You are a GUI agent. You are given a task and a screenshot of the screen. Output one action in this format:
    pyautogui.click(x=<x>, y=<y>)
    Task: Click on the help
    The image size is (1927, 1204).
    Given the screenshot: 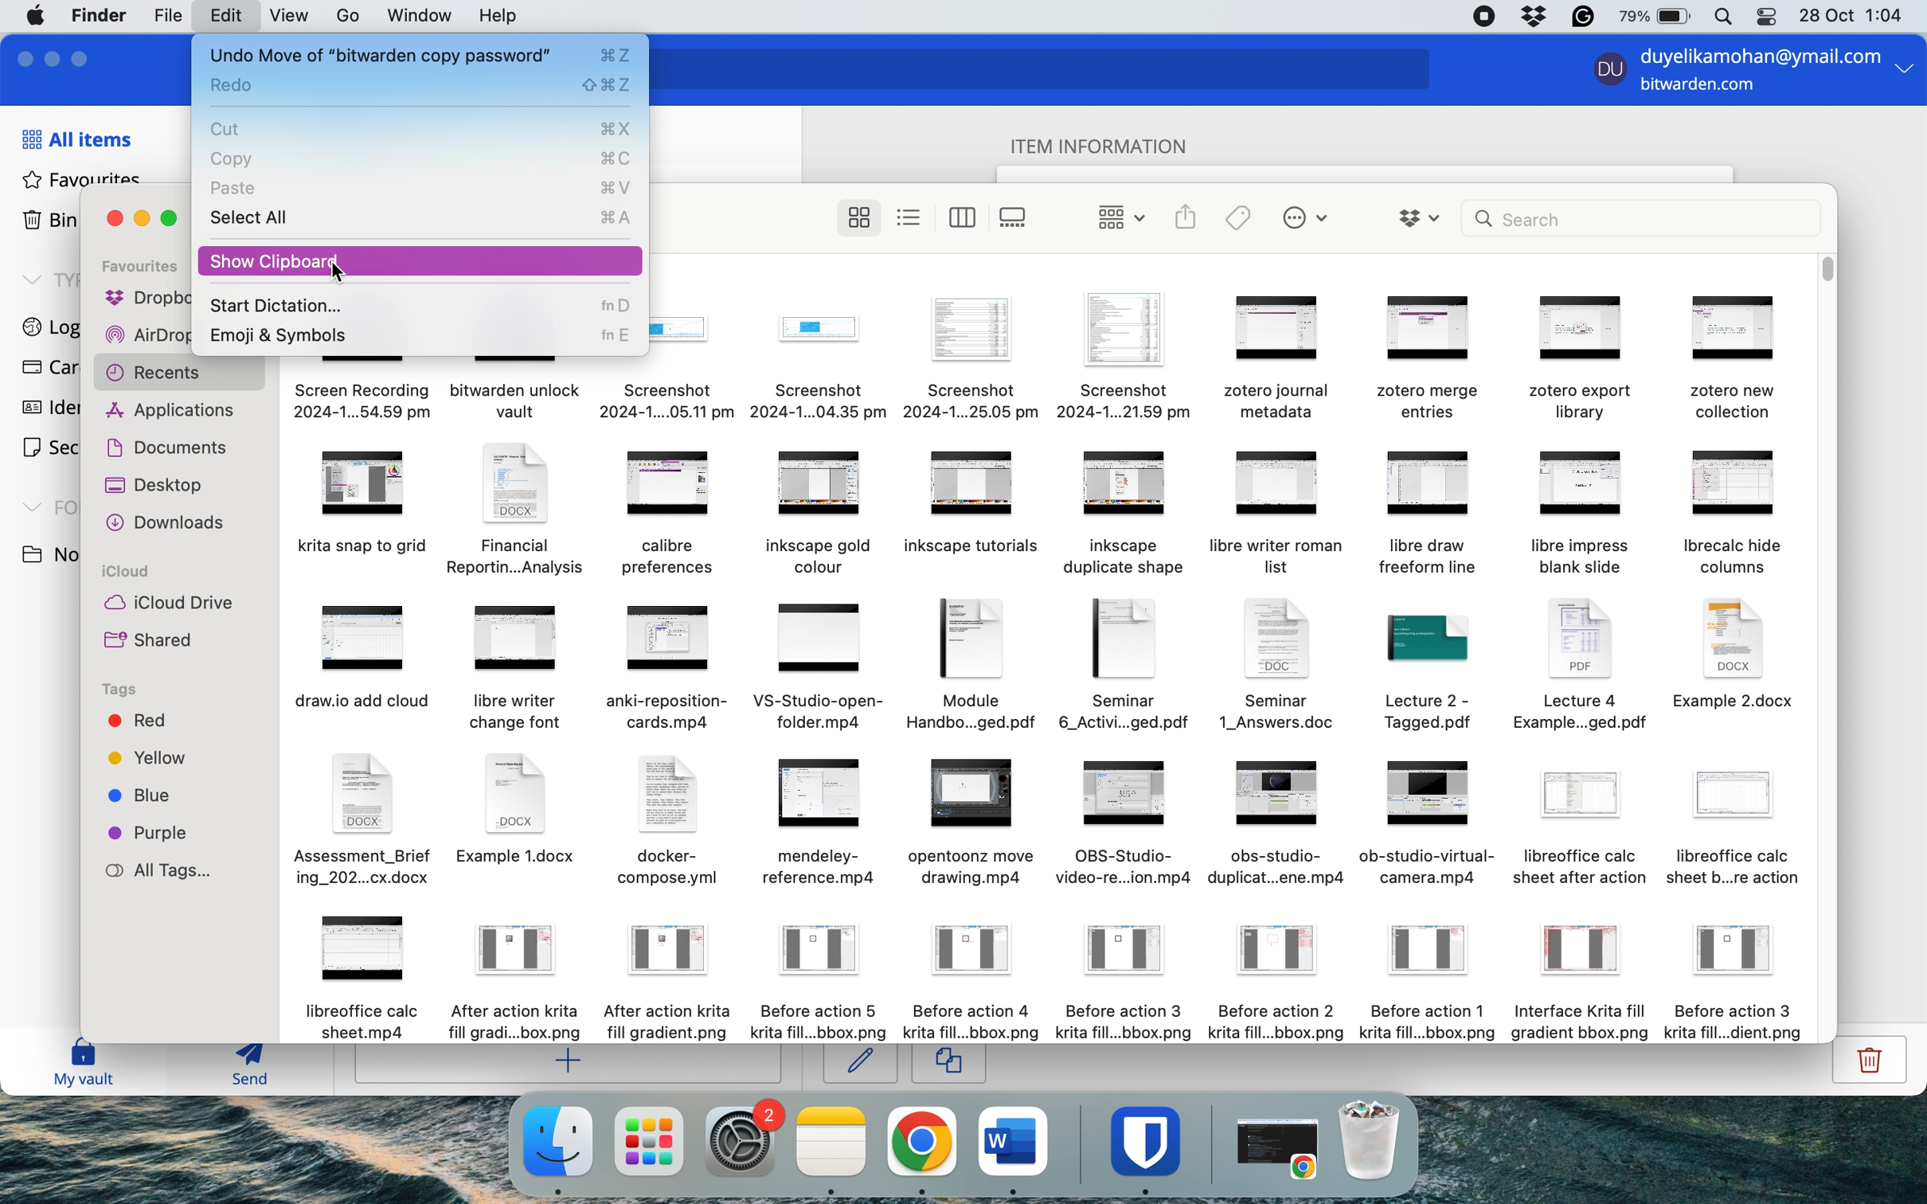 What is the action you would take?
    pyautogui.click(x=505, y=17)
    